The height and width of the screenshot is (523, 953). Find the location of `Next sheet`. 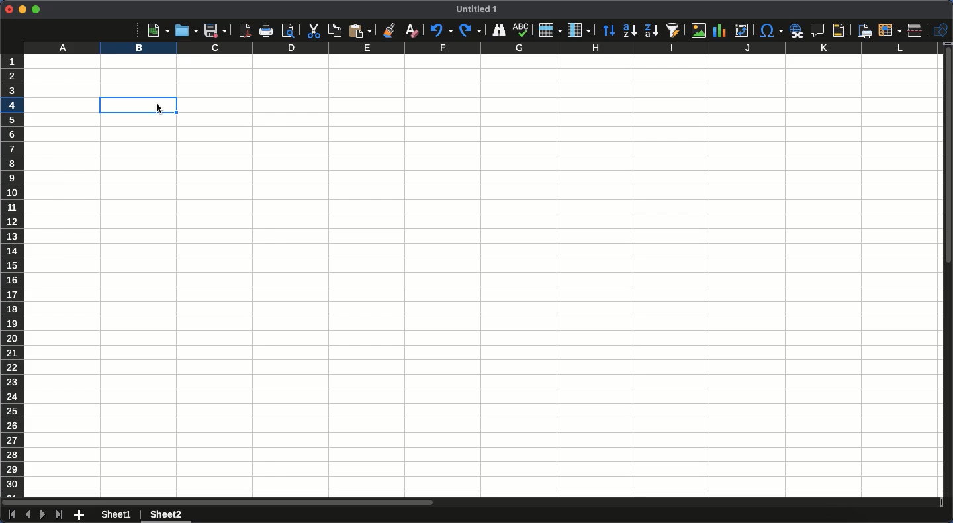

Next sheet is located at coordinates (43, 515).